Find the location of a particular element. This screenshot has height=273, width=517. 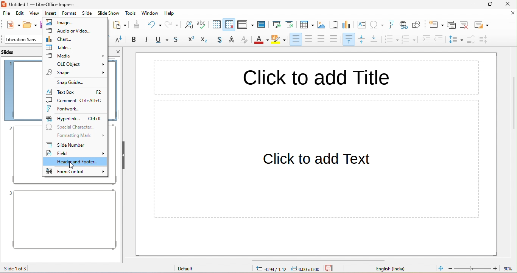

ole object is located at coordinates (80, 64).